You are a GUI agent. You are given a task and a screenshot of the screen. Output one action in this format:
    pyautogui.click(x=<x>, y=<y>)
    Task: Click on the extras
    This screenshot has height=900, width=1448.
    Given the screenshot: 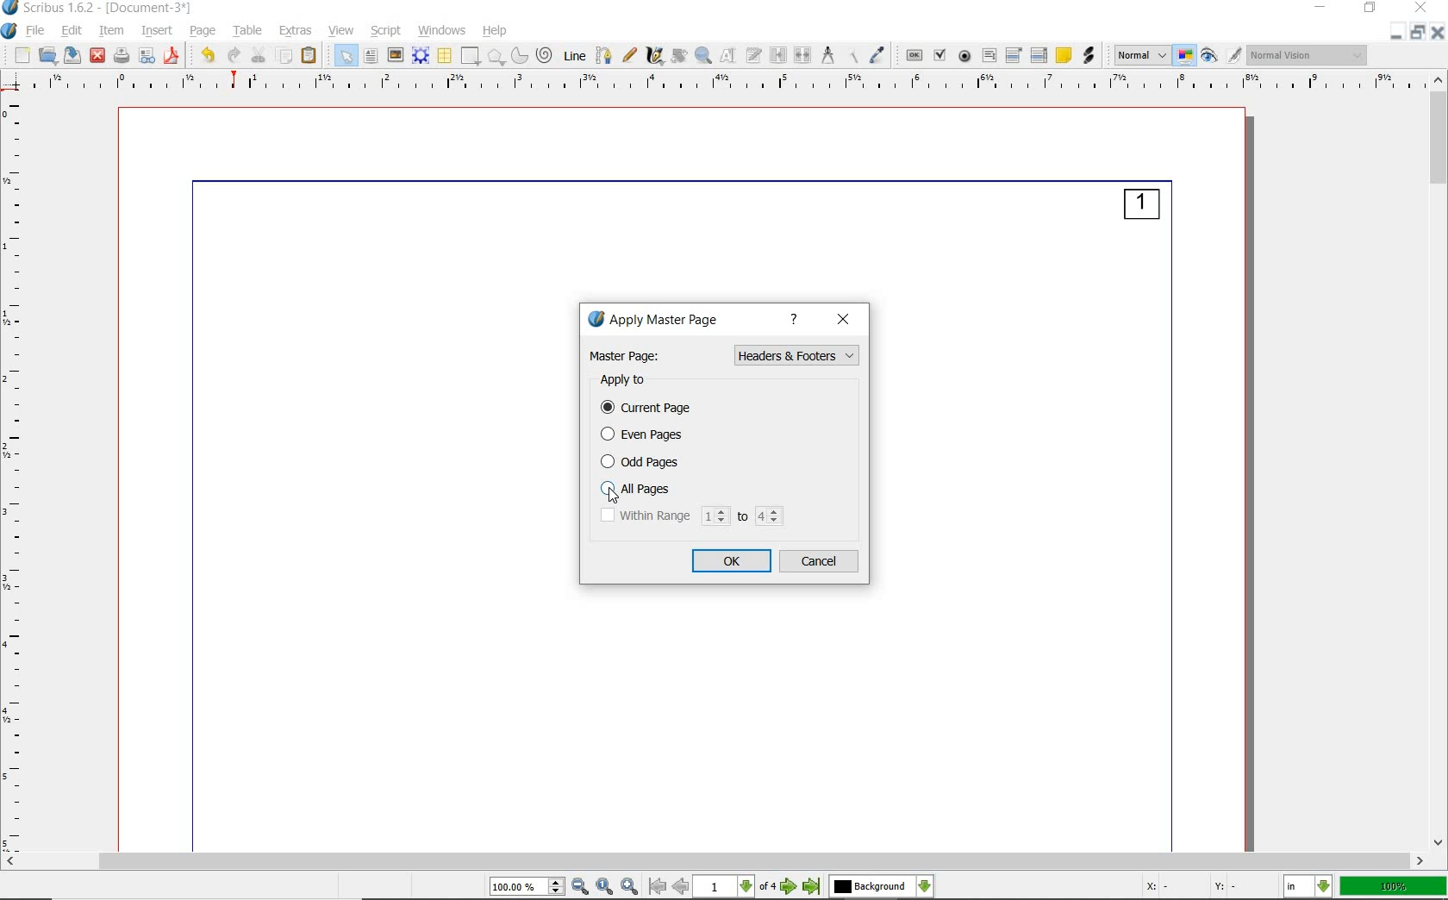 What is the action you would take?
    pyautogui.click(x=297, y=31)
    